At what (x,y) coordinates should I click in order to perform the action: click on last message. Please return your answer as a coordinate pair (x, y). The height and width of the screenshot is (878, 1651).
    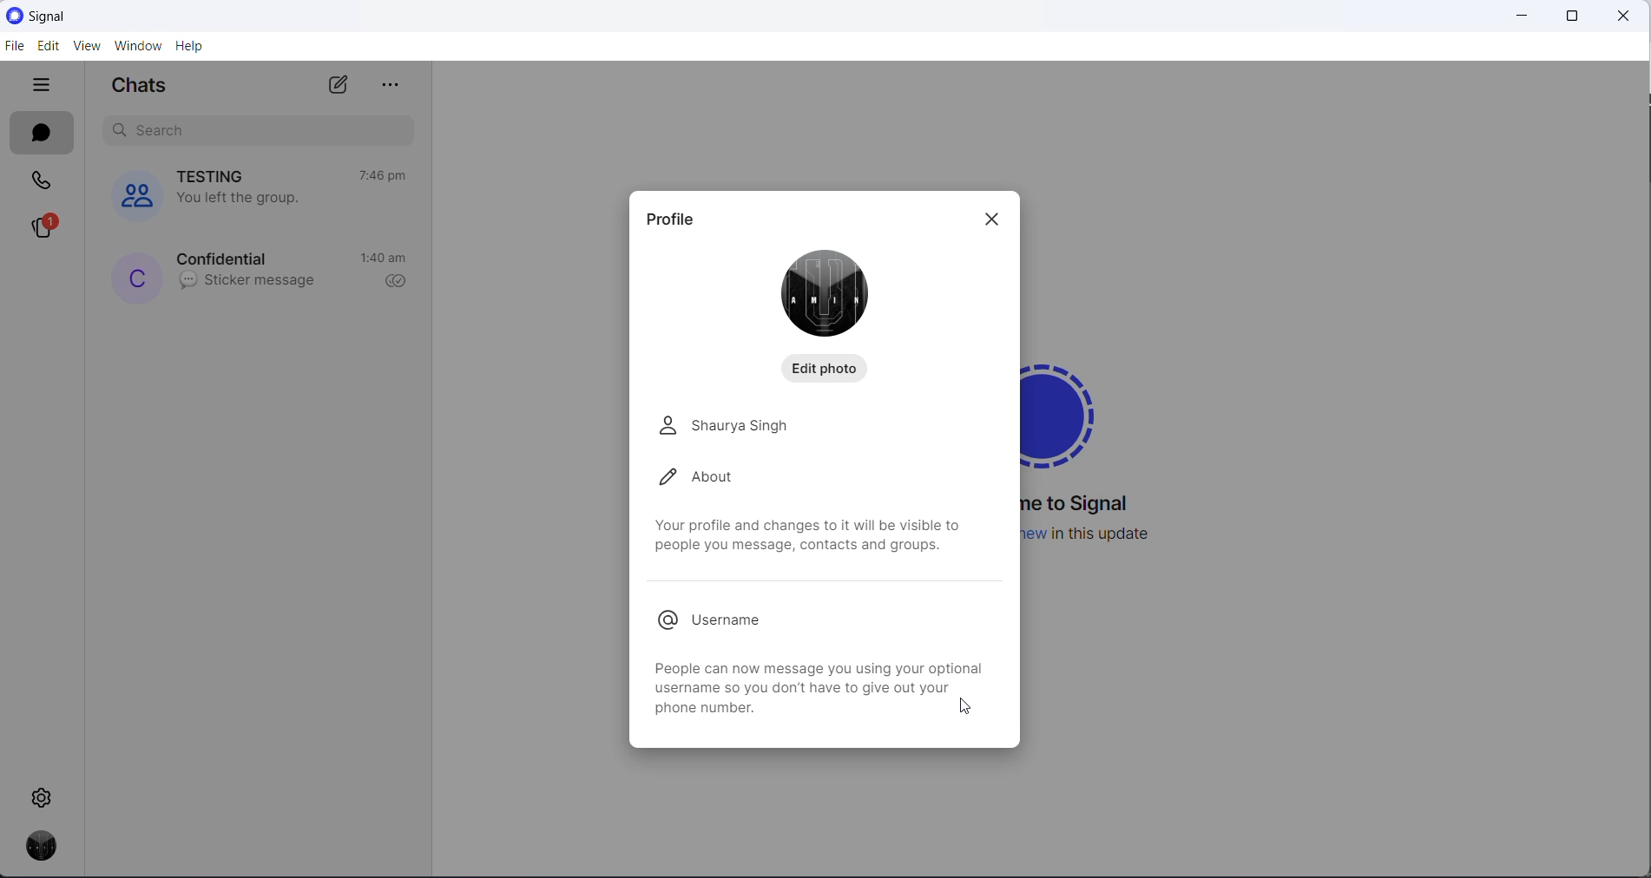
    Looking at the image, I should click on (247, 282).